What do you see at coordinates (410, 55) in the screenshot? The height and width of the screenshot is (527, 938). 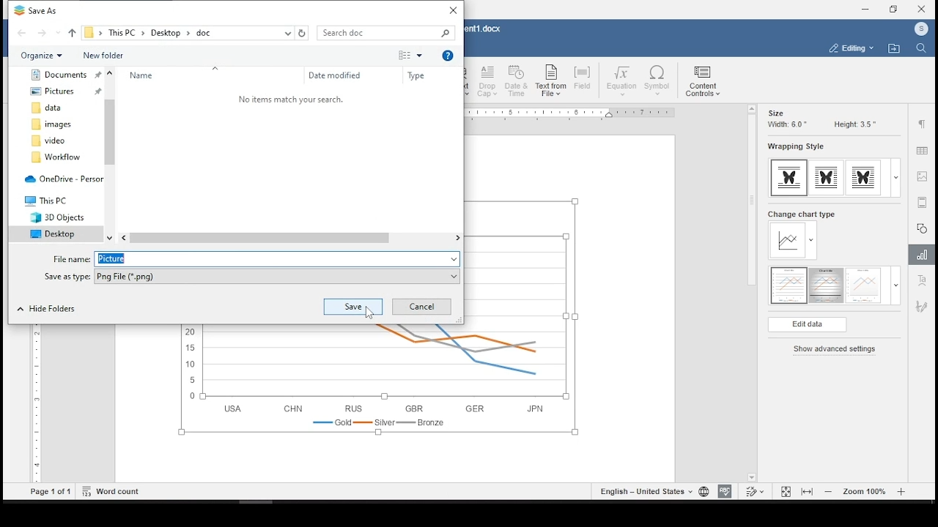 I see `select view` at bounding box center [410, 55].